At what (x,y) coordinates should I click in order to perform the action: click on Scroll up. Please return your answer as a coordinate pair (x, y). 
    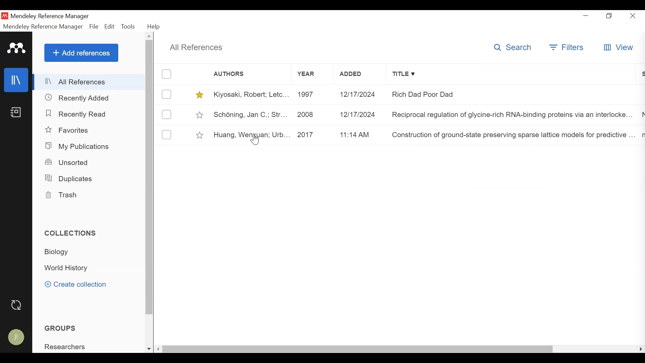
    Looking at the image, I should click on (148, 36).